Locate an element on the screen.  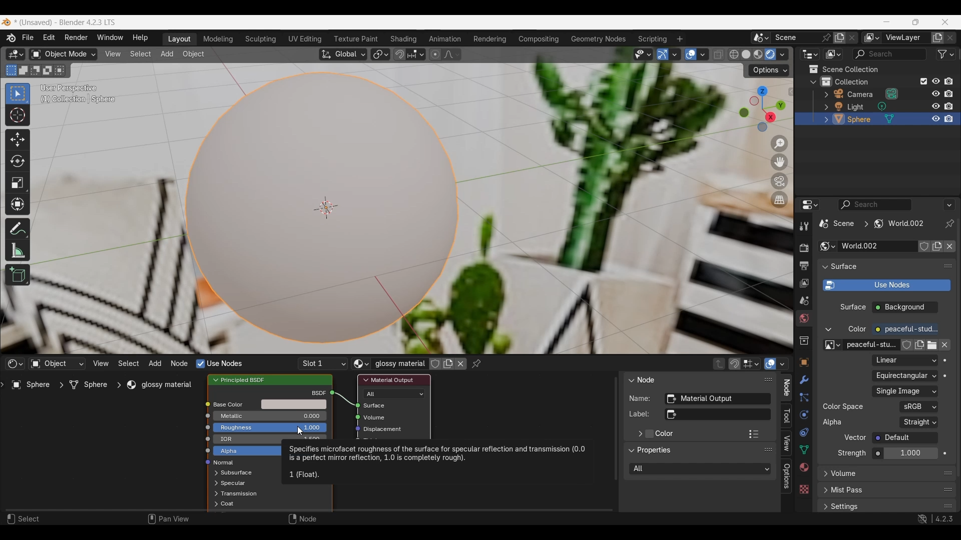
Expand respective options is located at coordinates (213, 473).